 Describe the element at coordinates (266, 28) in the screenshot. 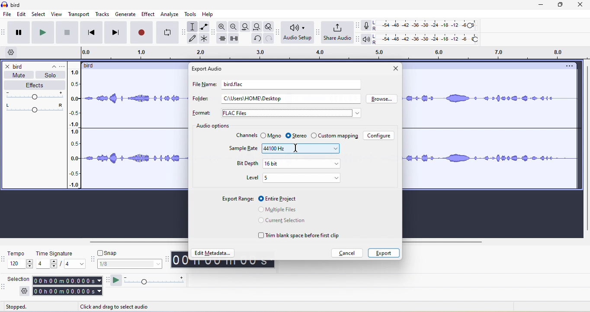

I see `zoom toggle` at that location.